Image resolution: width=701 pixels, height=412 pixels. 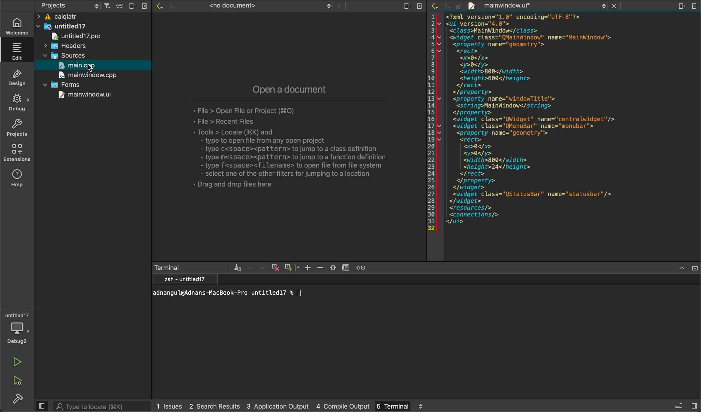 What do you see at coordinates (133, 6) in the screenshot?
I see `split` at bounding box center [133, 6].